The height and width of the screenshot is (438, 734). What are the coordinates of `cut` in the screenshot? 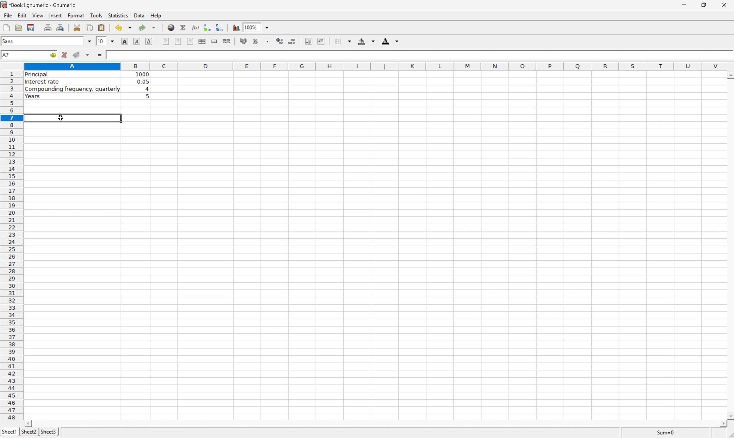 It's located at (77, 27).